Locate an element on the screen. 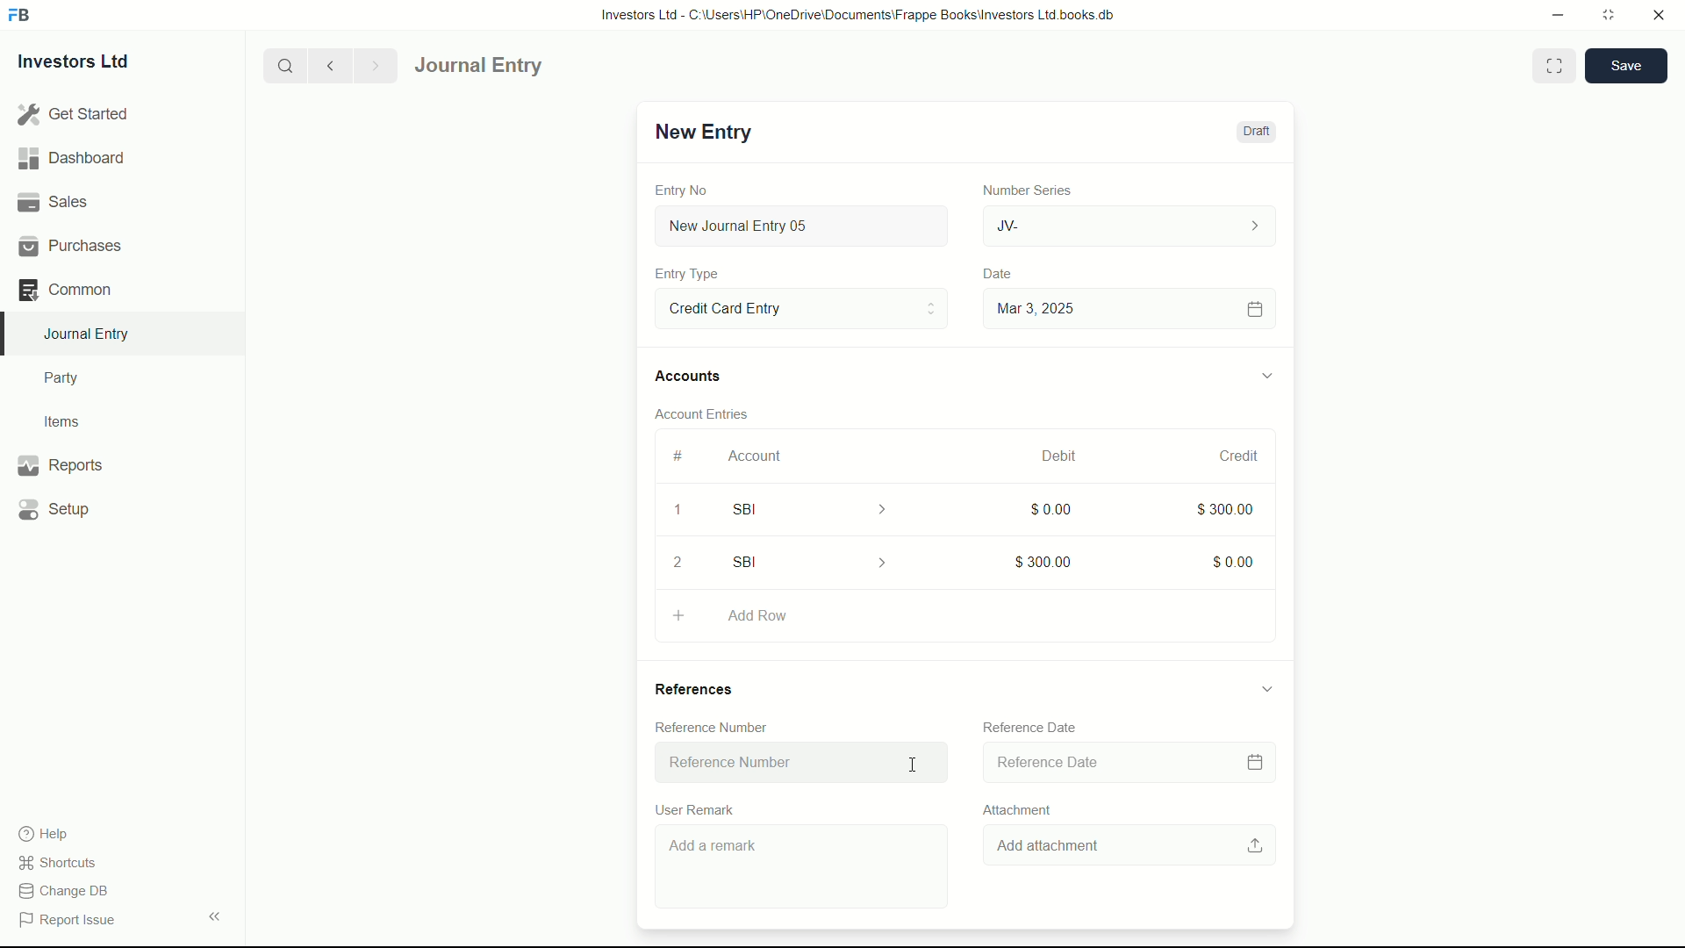 This screenshot has height=948, width=1685. cursor is located at coordinates (914, 765).